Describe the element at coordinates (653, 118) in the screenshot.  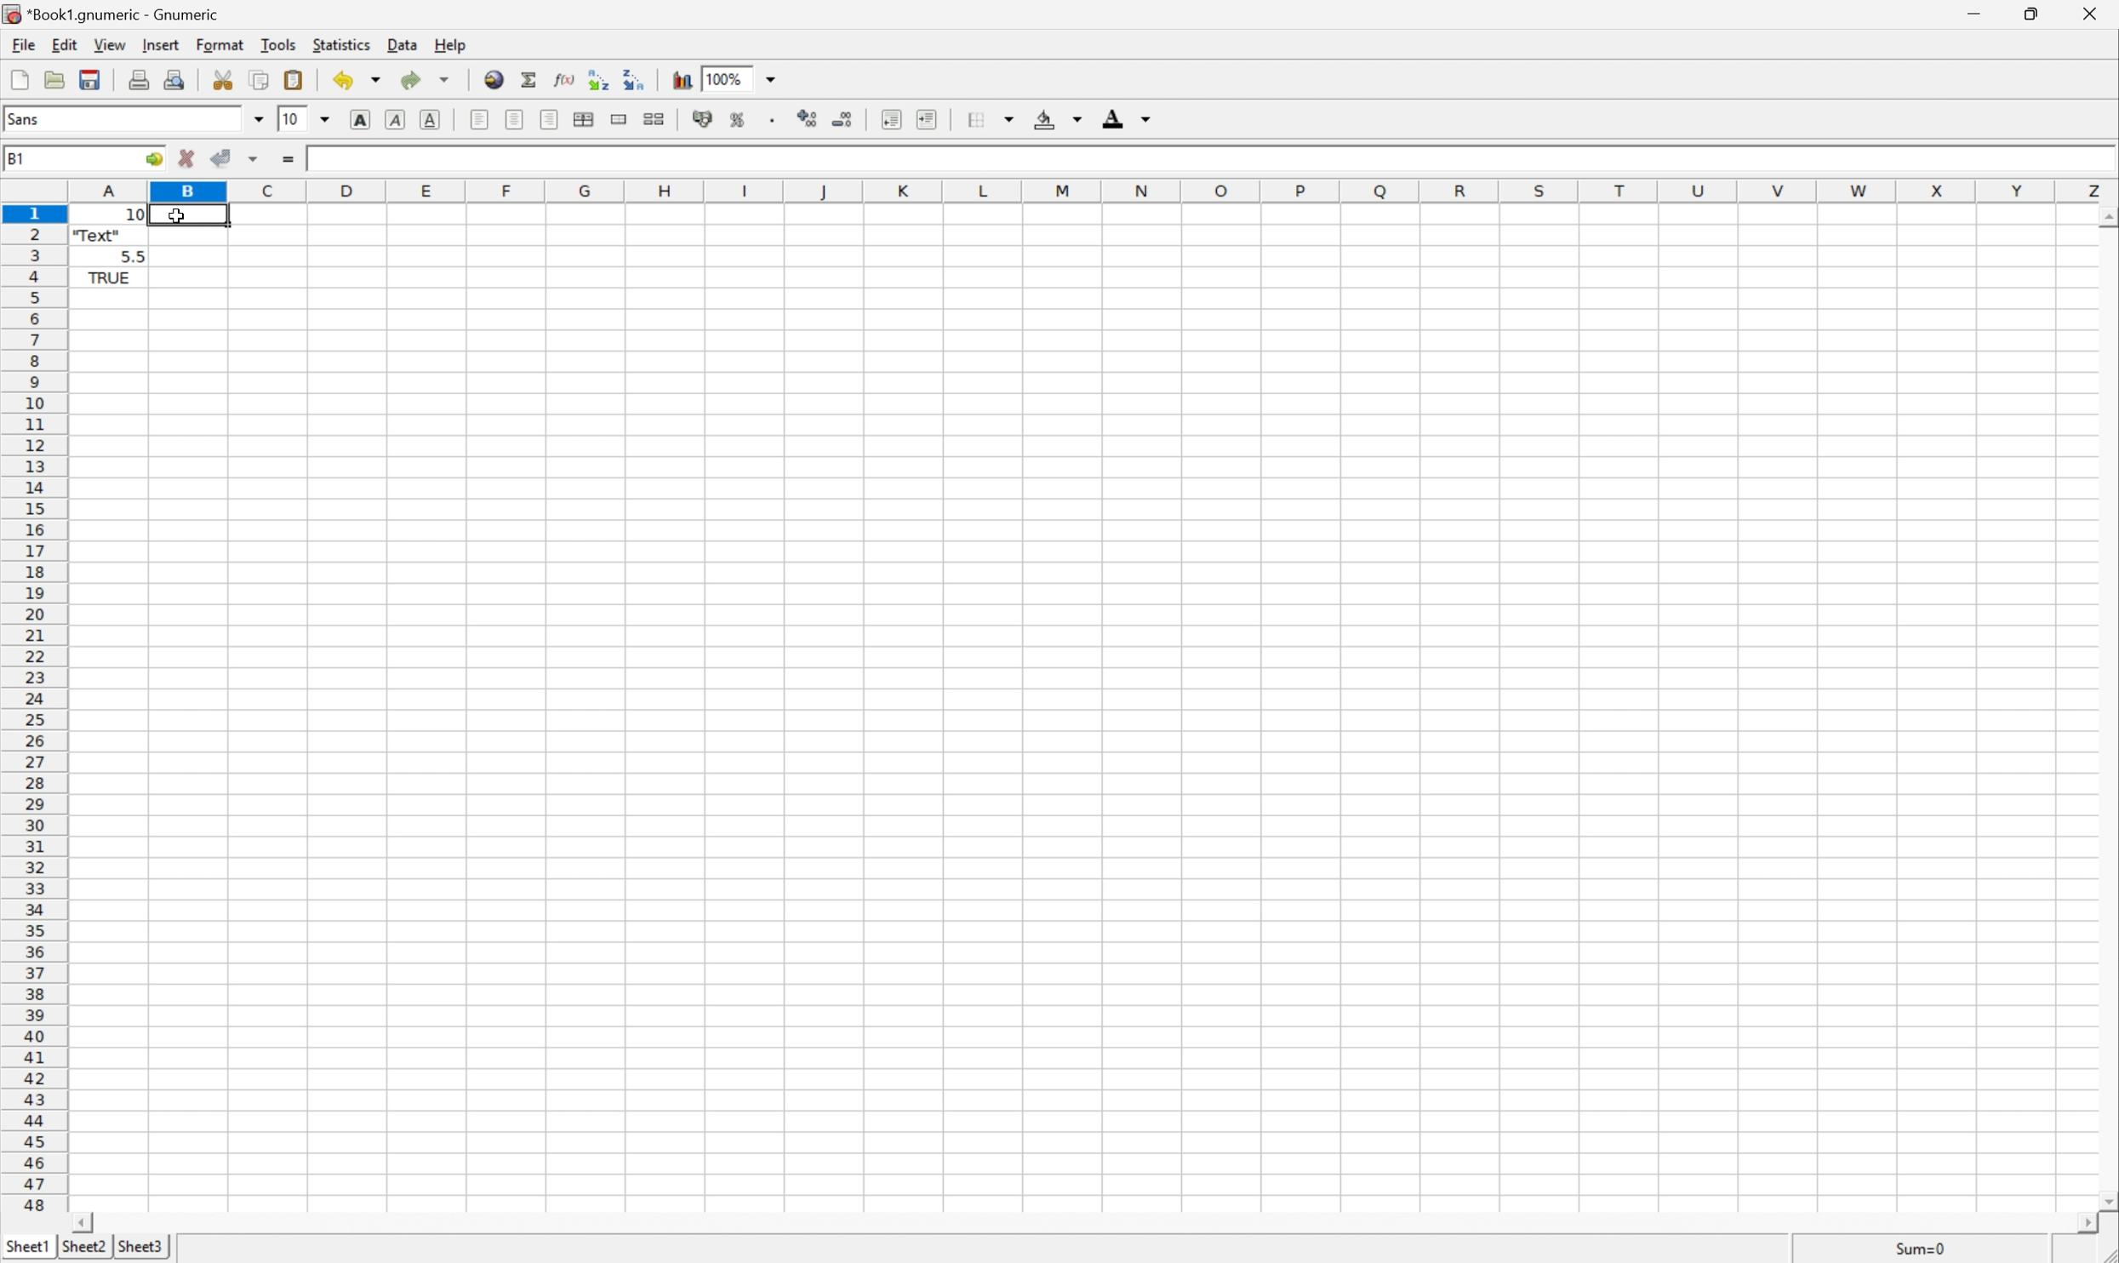
I see `Split Ranges of merged cells` at that location.